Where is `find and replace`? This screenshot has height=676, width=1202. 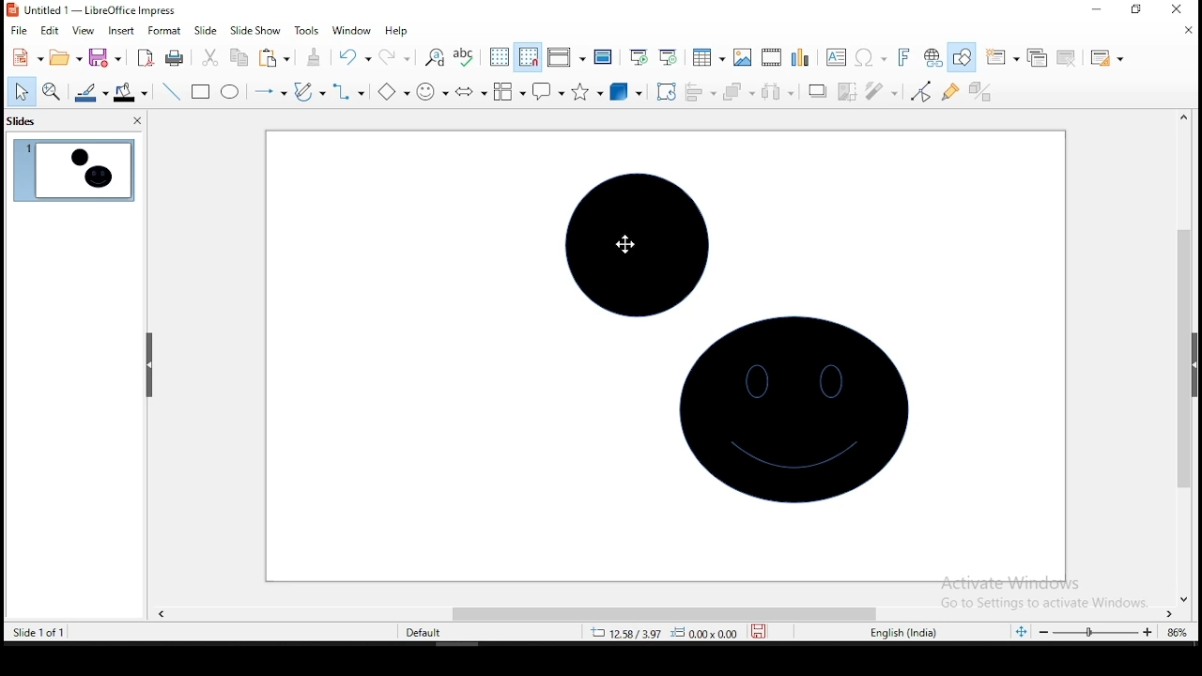
find and replace is located at coordinates (435, 56).